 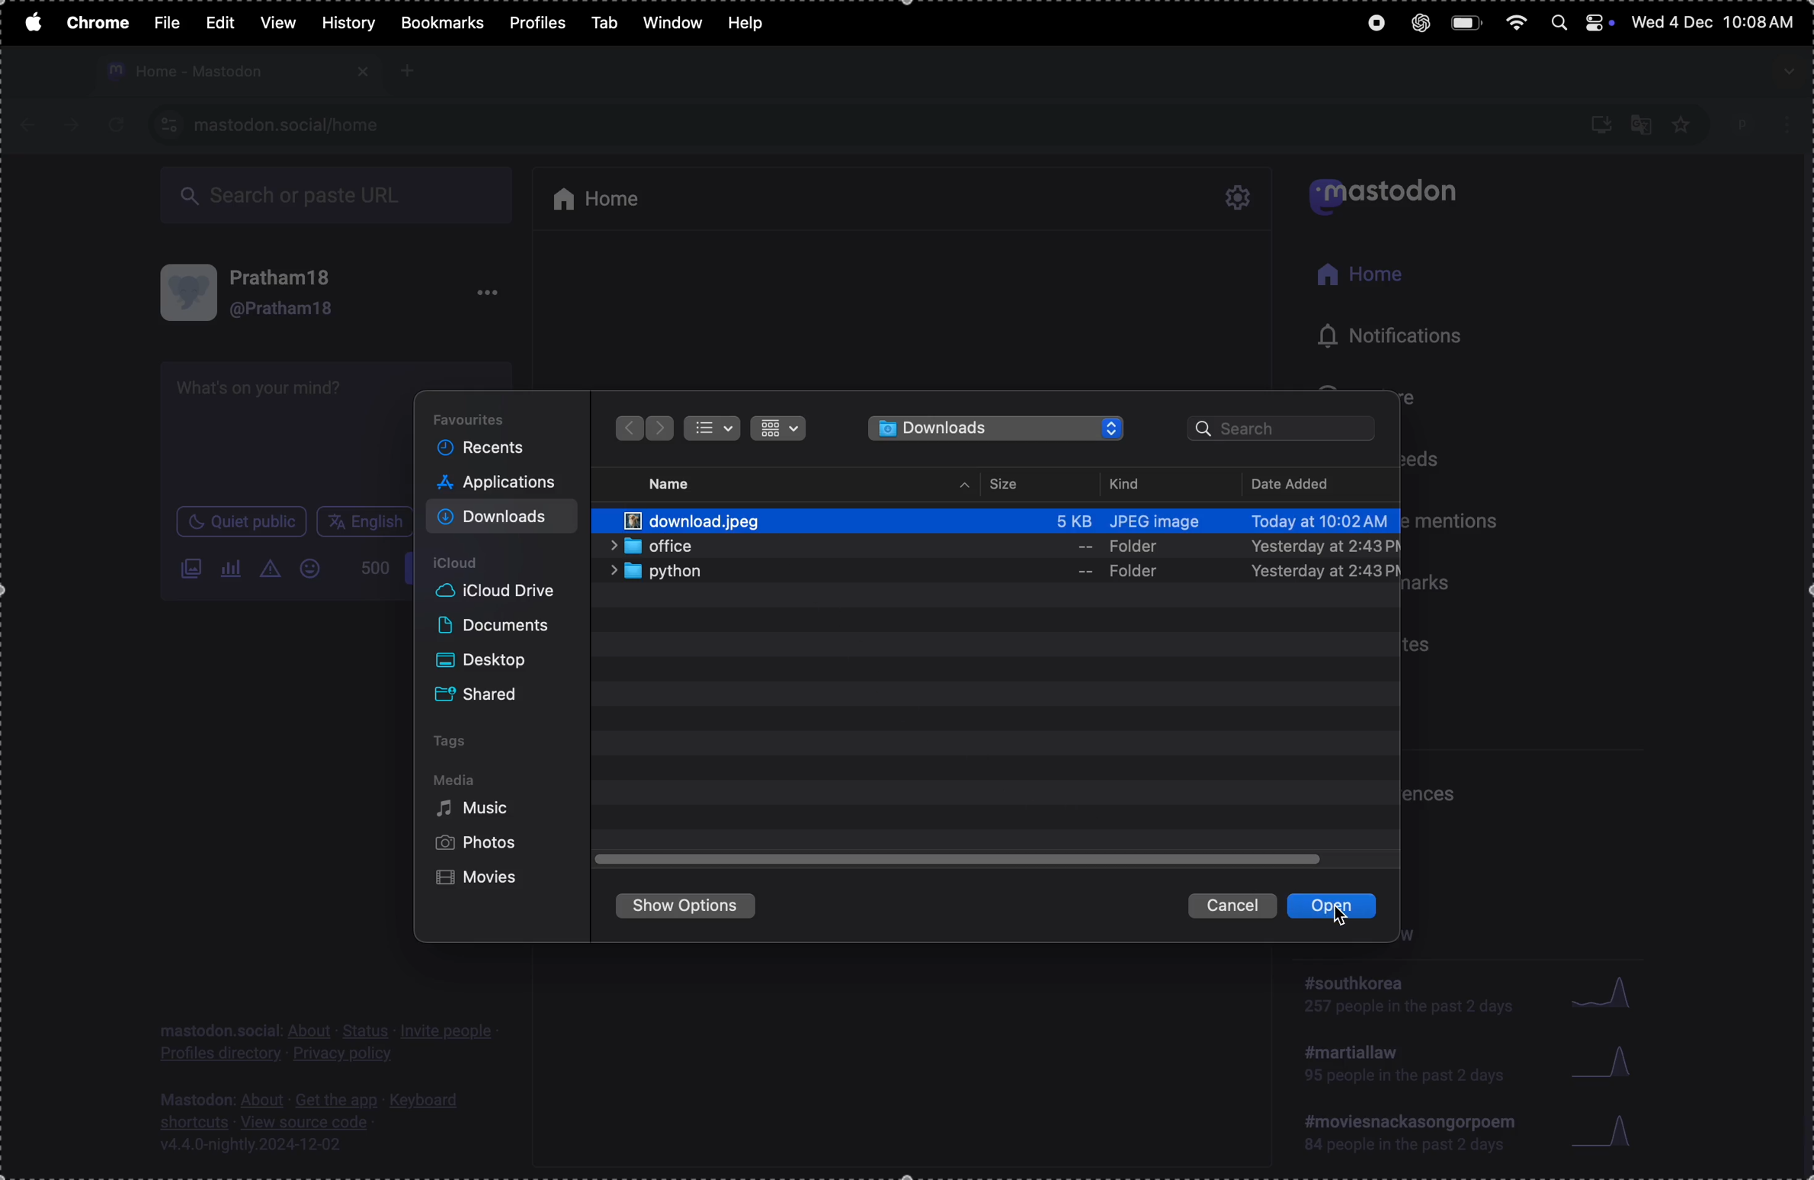 What do you see at coordinates (277, 22) in the screenshot?
I see `View` at bounding box center [277, 22].